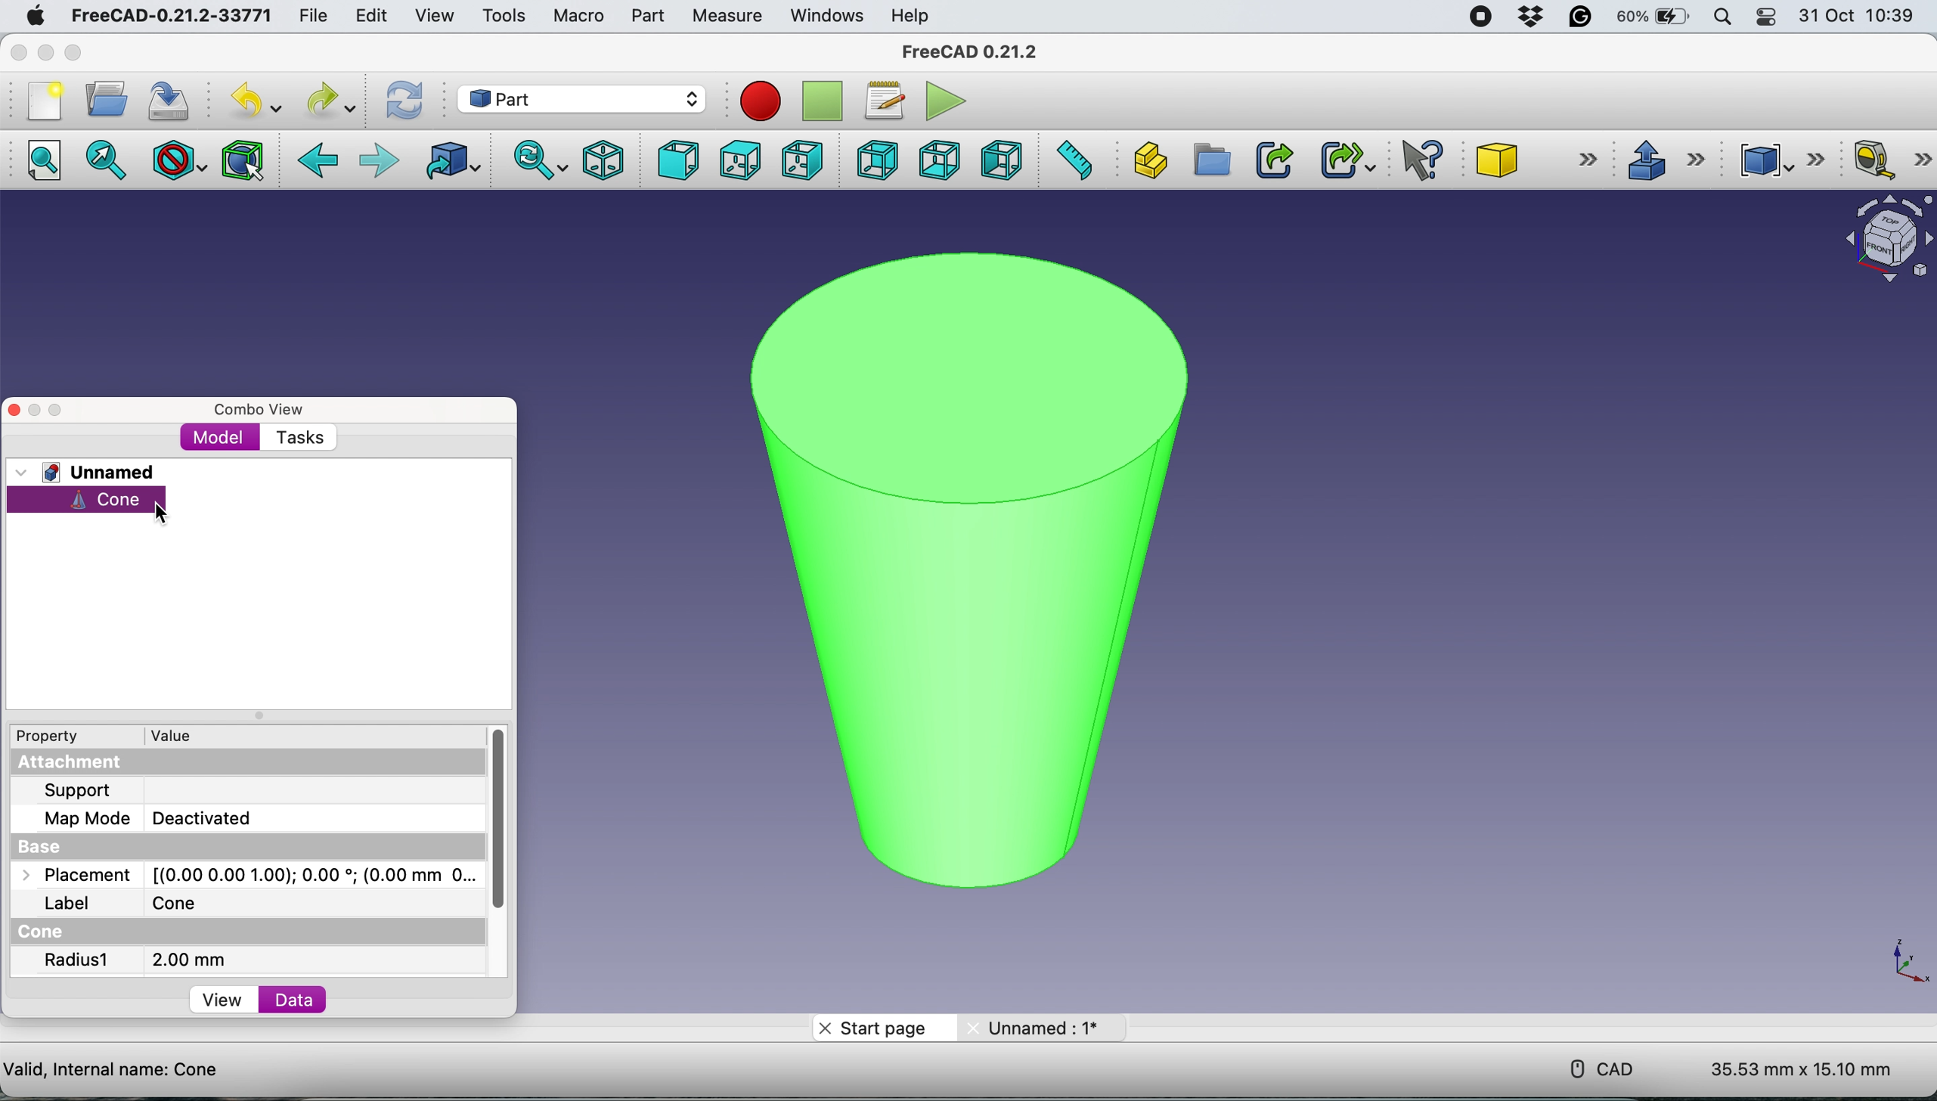 The image size is (1937, 1101). What do you see at coordinates (1004, 160) in the screenshot?
I see `left` at bounding box center [1004, 160].